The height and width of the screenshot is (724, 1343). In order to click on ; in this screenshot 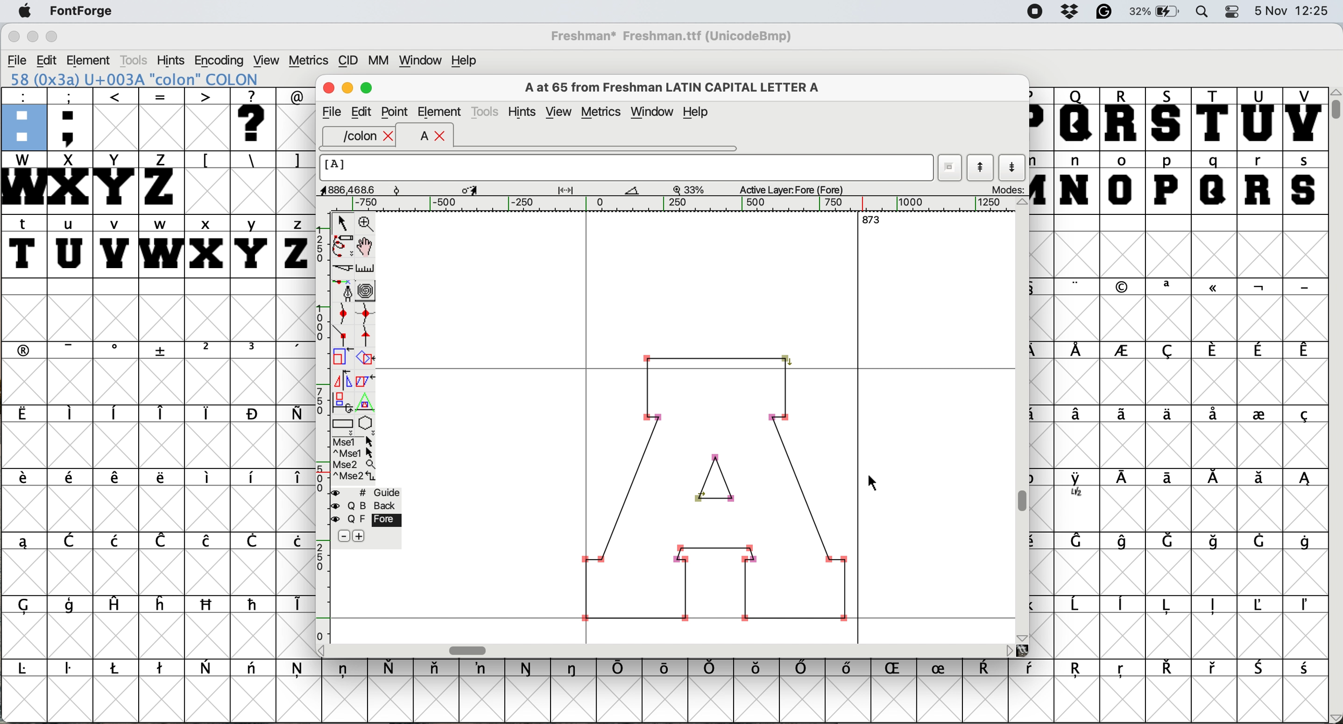, I will do `click(71, 118)`.